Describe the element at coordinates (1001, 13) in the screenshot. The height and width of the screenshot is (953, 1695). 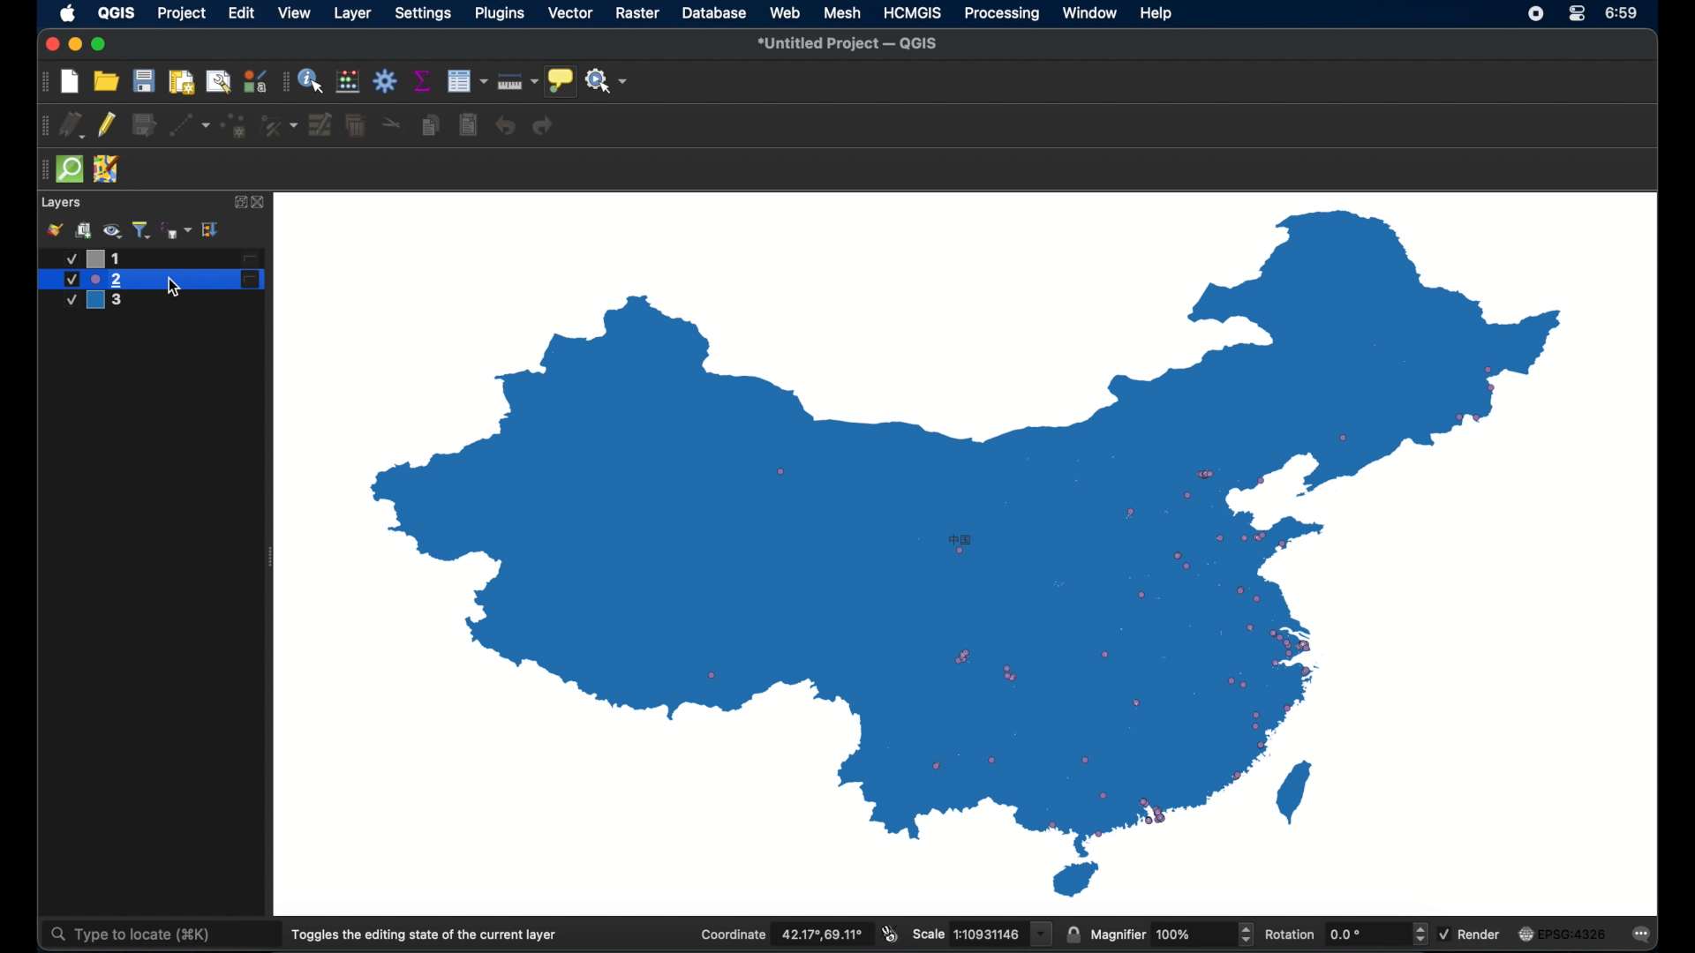
I see `processing` at that location.